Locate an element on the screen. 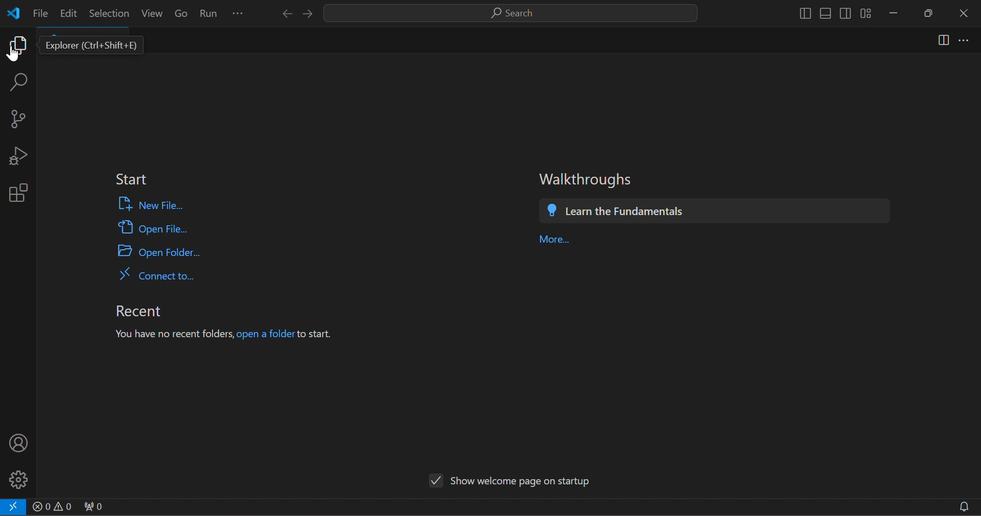  new project is located at coordinates (21, 119).